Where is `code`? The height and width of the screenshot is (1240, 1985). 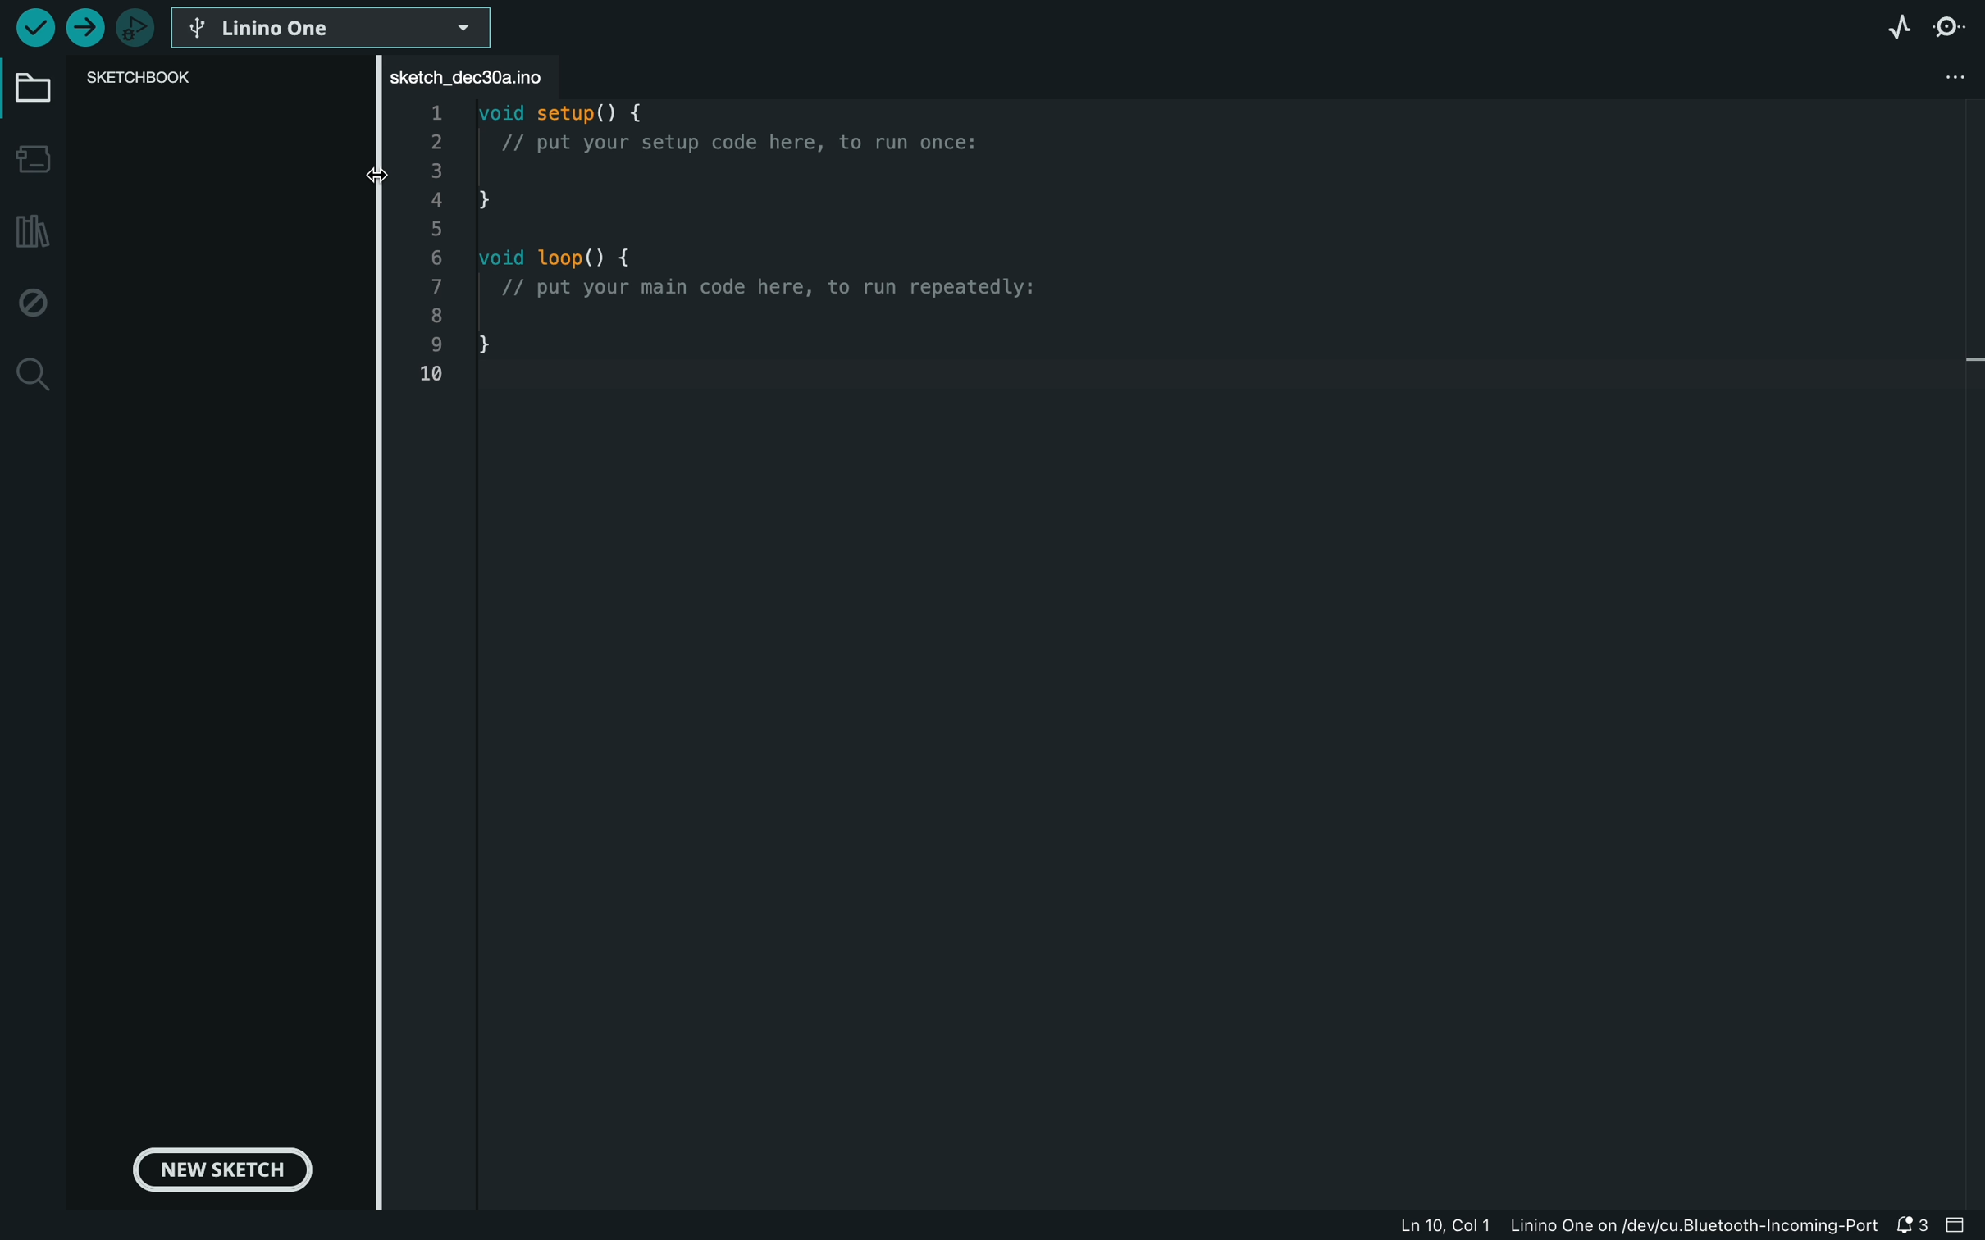 code is located at coordinates (723, 257).